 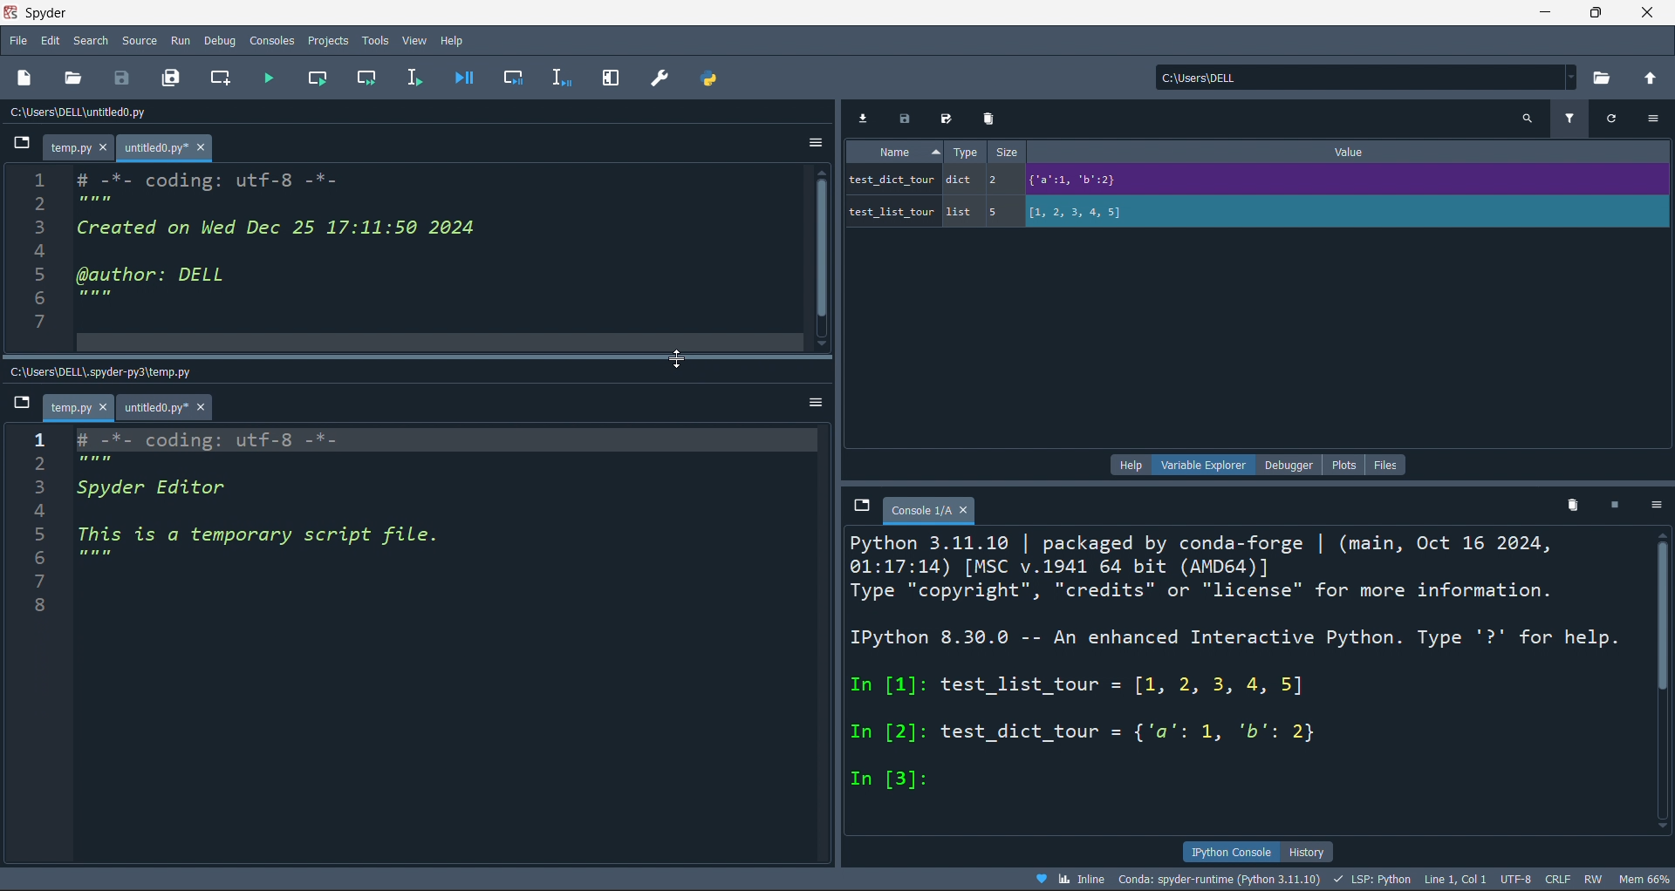 I want to click on OPEN FILE, so click(x=73, y=77).